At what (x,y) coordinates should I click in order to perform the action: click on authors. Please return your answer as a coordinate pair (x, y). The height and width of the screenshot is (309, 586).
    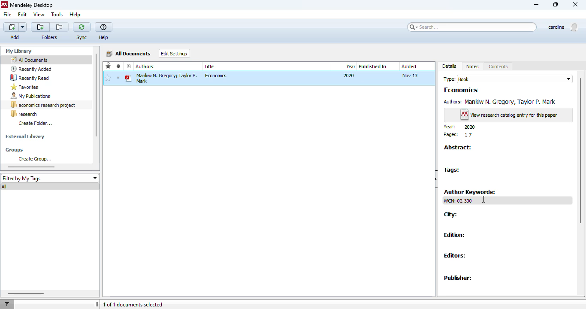
    Looking at the image, I should click on (145, 67).